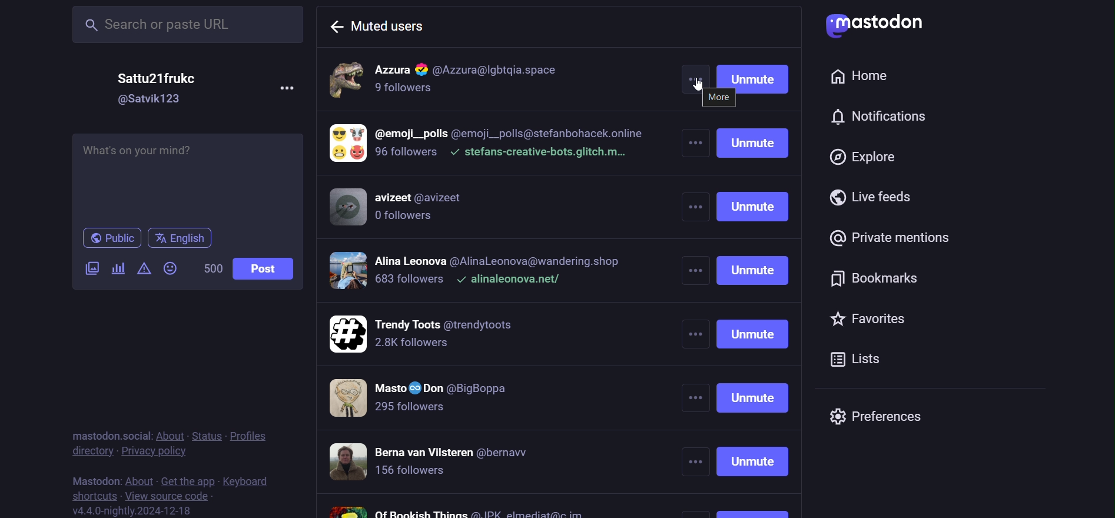 This screenshot has height=518, width=1115. I want to click on list, so click(859, 357).